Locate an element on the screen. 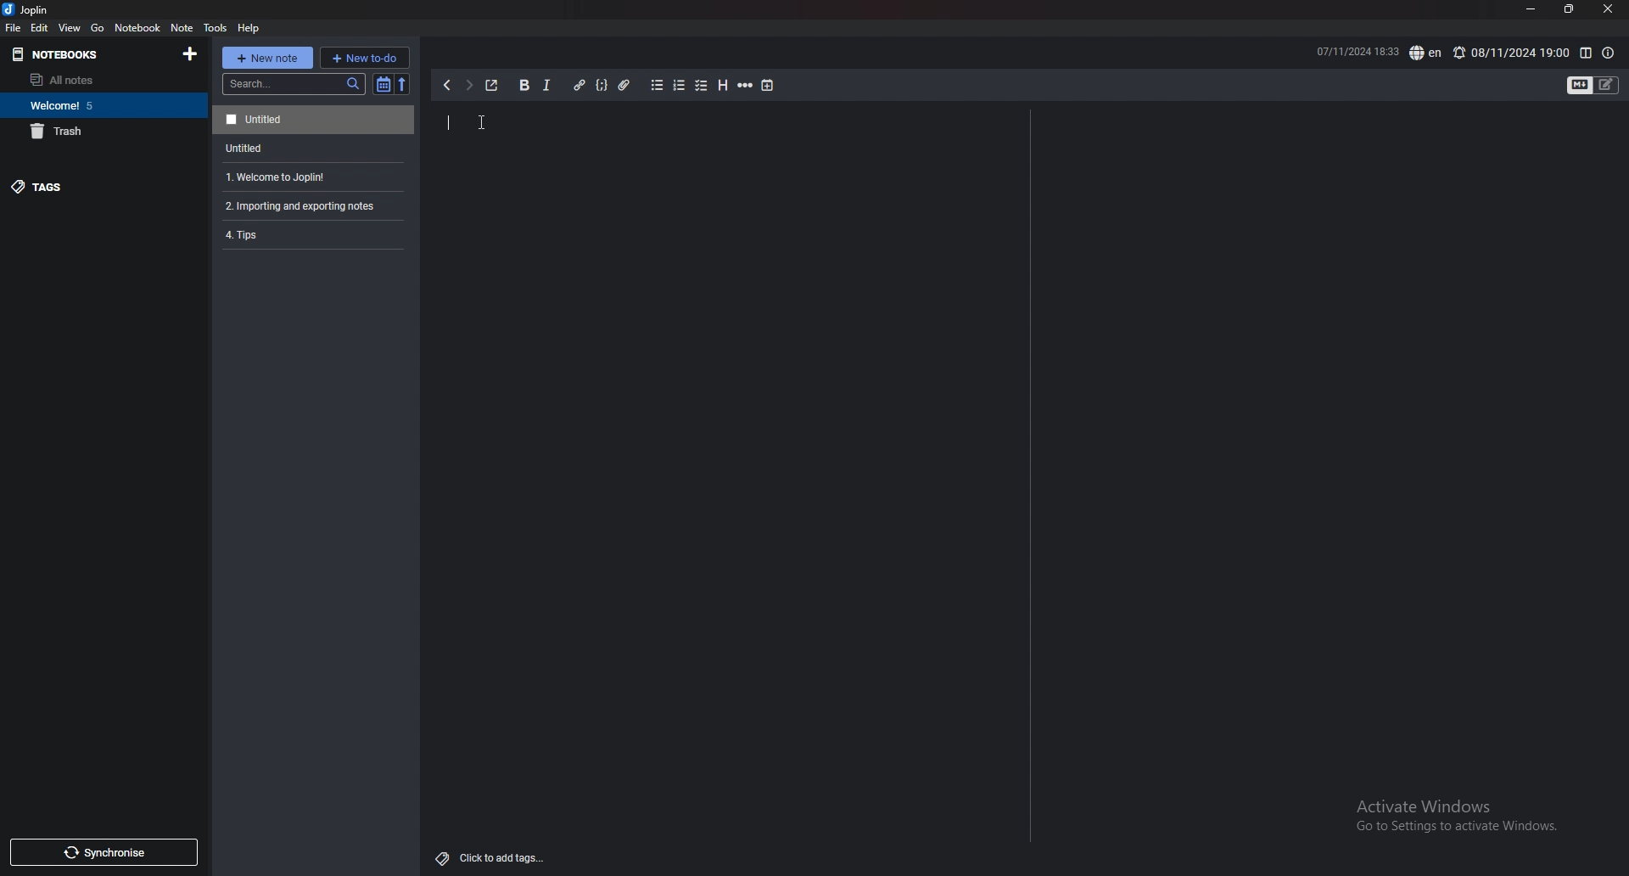 This screenshot has width=1629, height=876. 4.Tips. is located at coordinates (311, 234).